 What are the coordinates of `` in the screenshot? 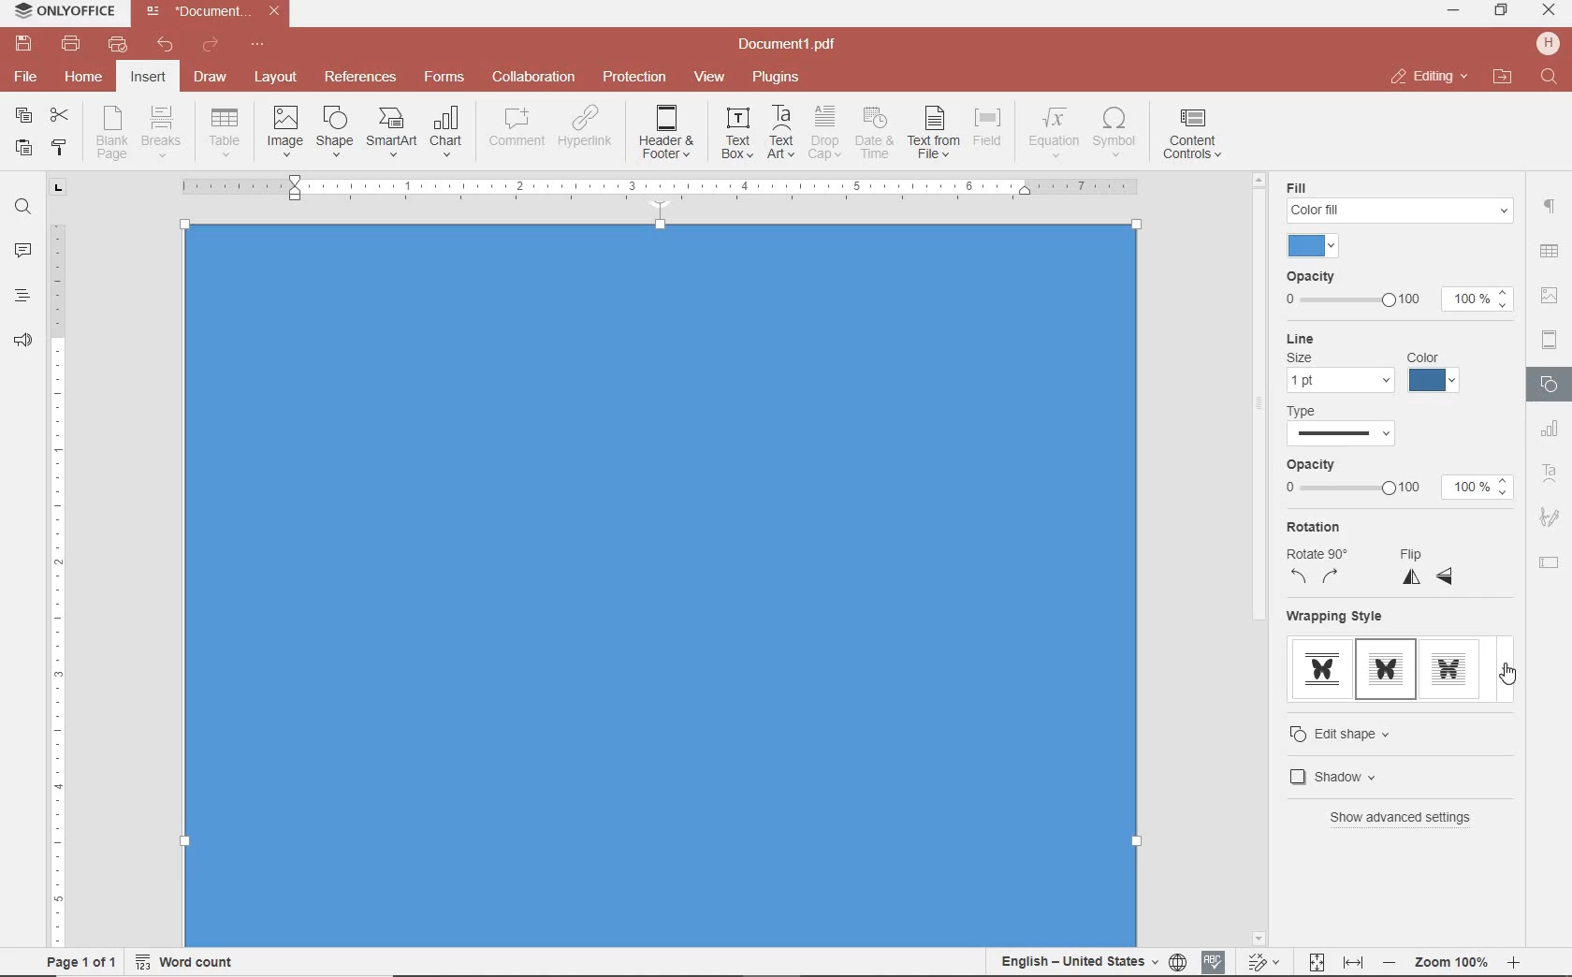 It's located at (1451, 963).